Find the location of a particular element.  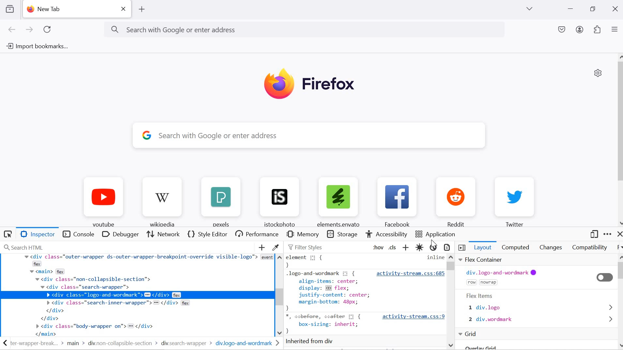

move up is located at coordinates (619, 56).